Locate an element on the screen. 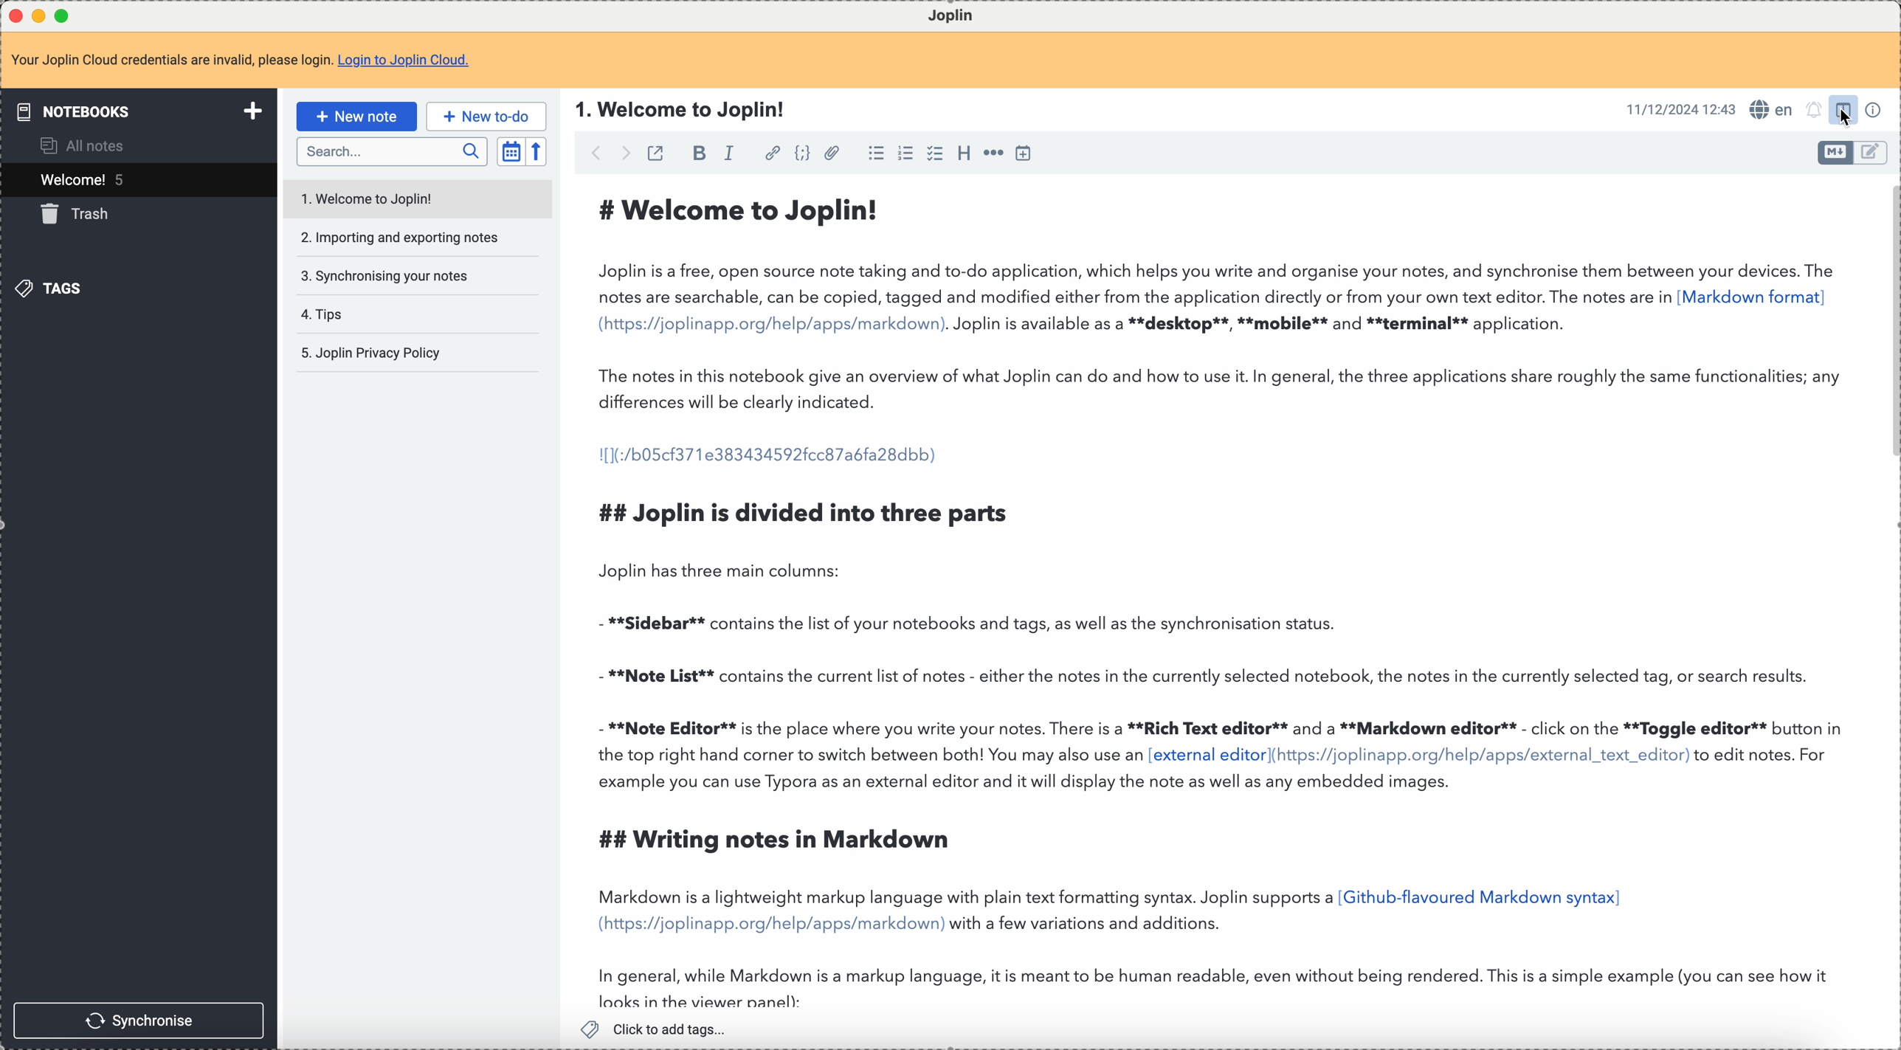 The width and height of the screenshot is (1901, 1050). Cursor is located at coordinates (1845, 117).